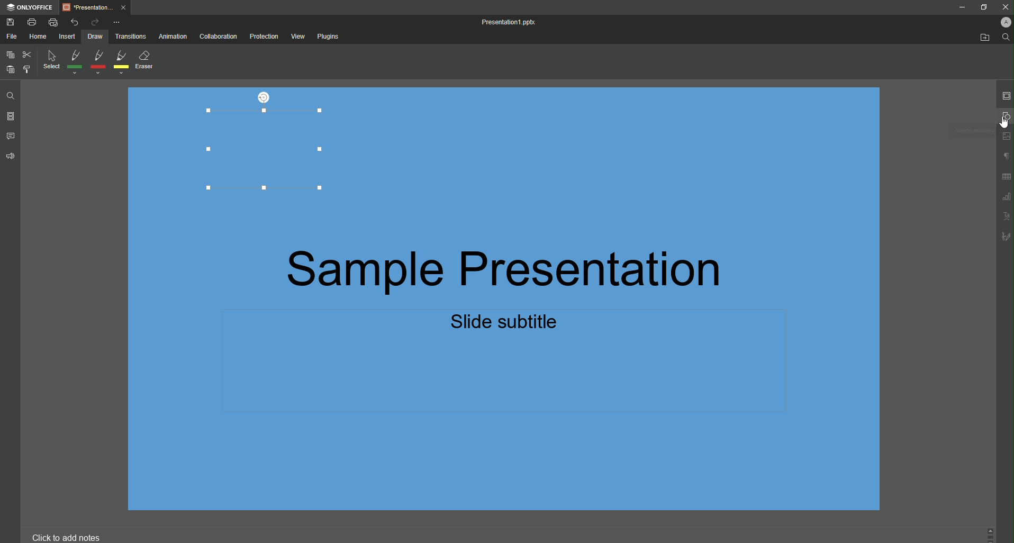  Describe the element at coordinates (26, 69) in the screenshot. I see `Choose Styling` at that location.